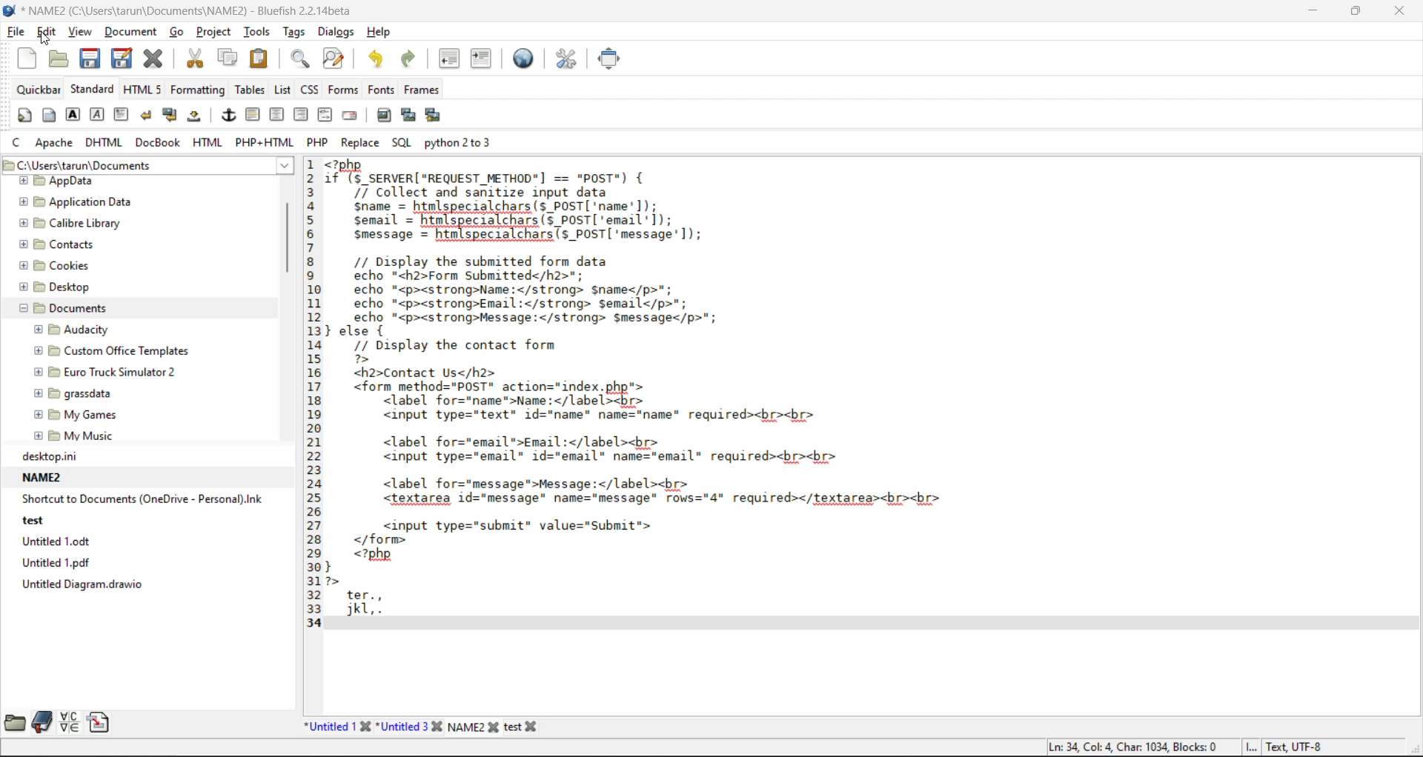 The height and width of the screenshot is (757, 1423). What do you see at coordinates (79, 32) in the screenshot?
I see `view` at bounding box center [79, 32].